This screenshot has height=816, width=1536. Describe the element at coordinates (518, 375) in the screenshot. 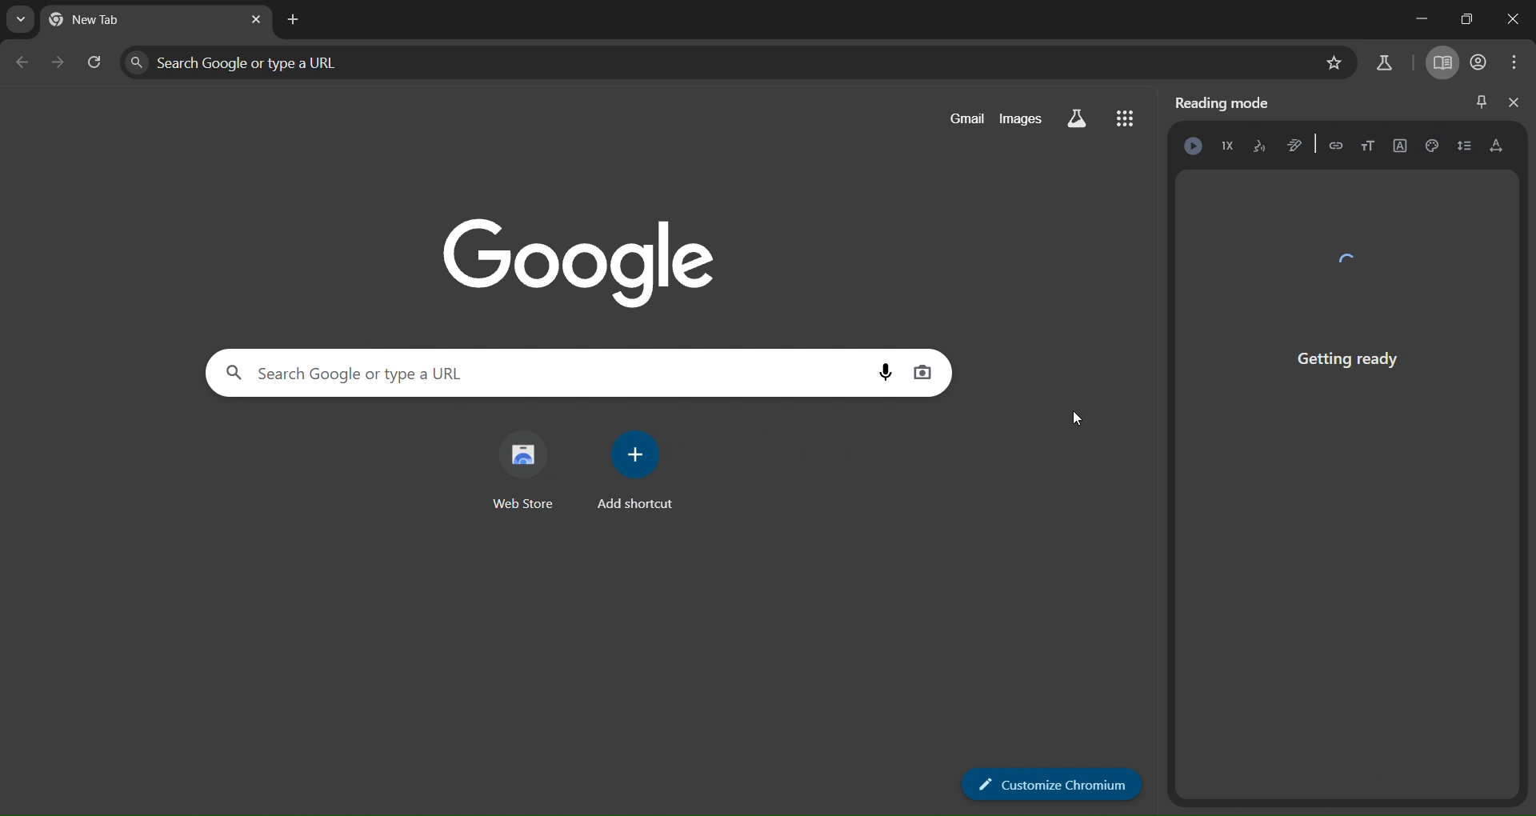

I see `search panel` at that location.